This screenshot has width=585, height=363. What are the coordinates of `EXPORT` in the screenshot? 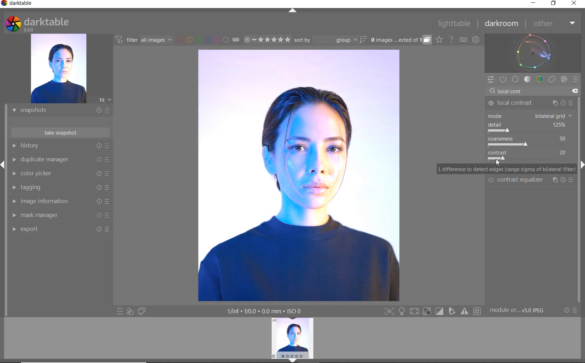 It's located at (58, 229).